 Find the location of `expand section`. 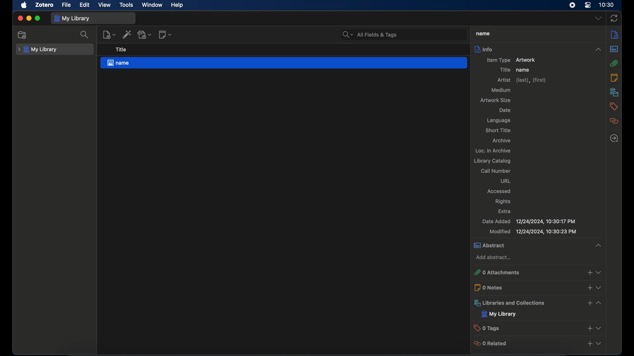

expand section is located at coordinates (598, 246).